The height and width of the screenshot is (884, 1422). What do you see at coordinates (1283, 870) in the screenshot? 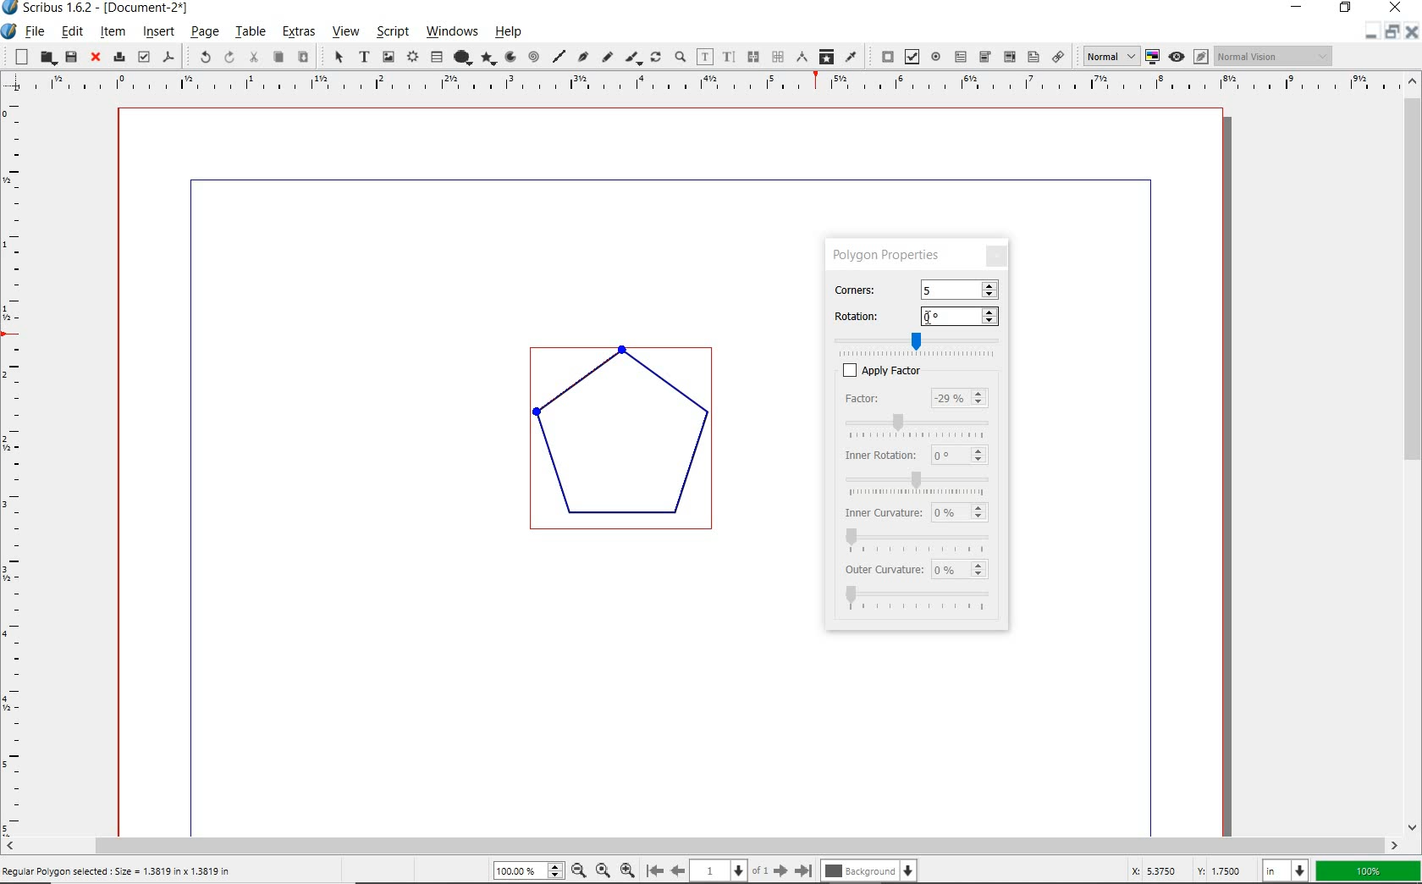
I see `select unit` at bounding box center [1283, 870].